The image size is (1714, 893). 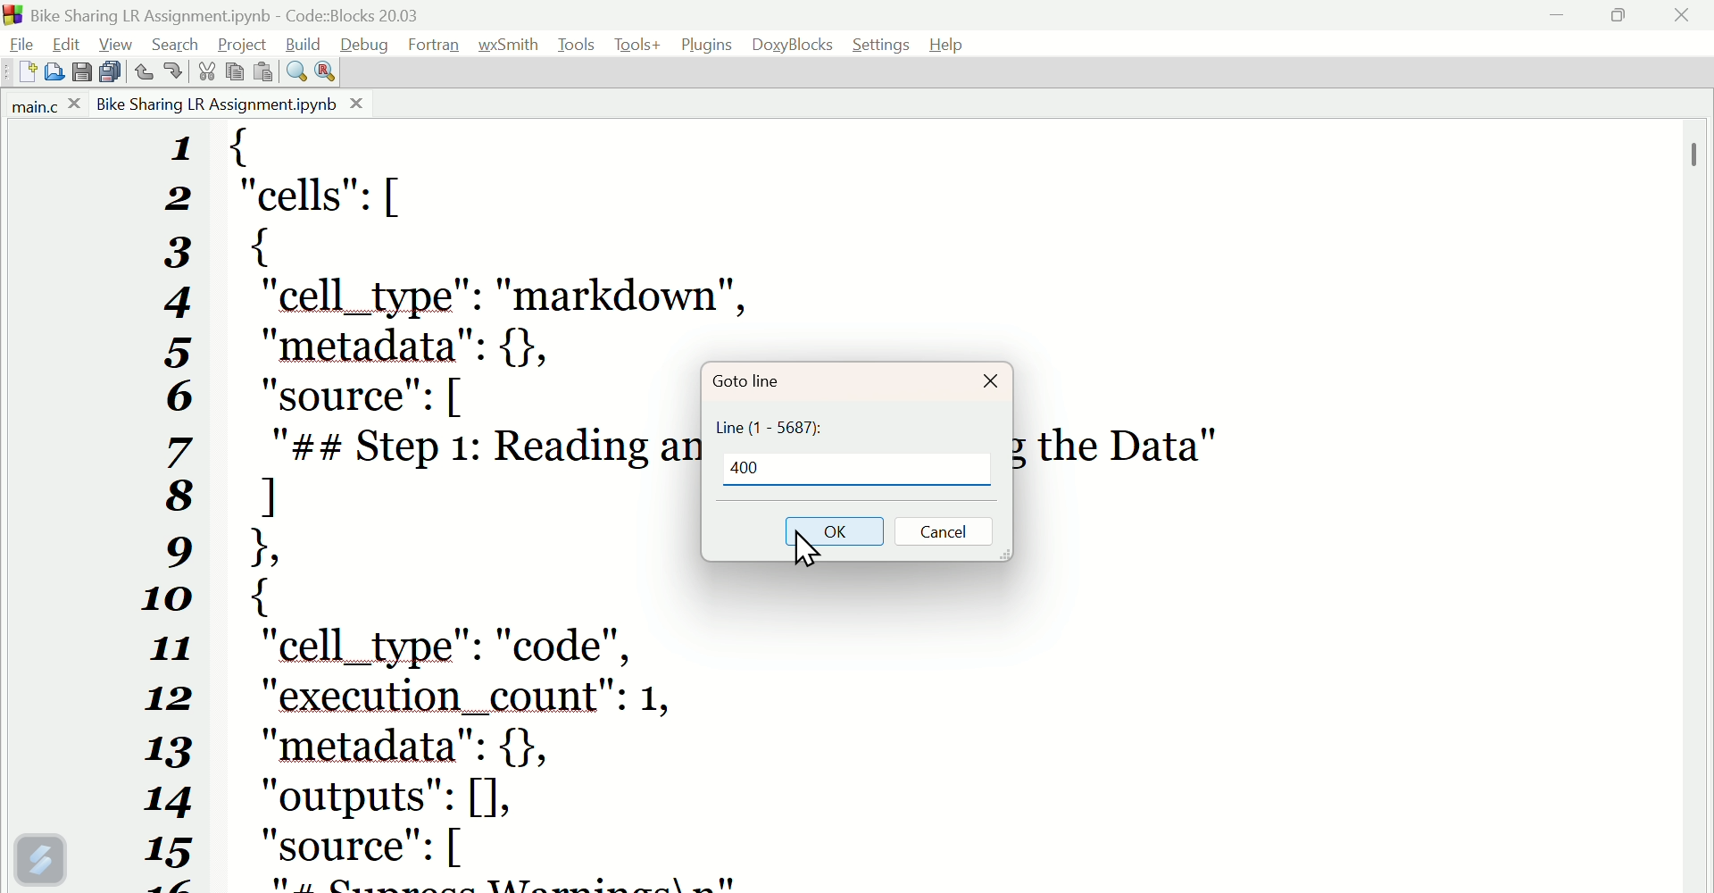 I want to click on Project, so click(x=245, y=43).